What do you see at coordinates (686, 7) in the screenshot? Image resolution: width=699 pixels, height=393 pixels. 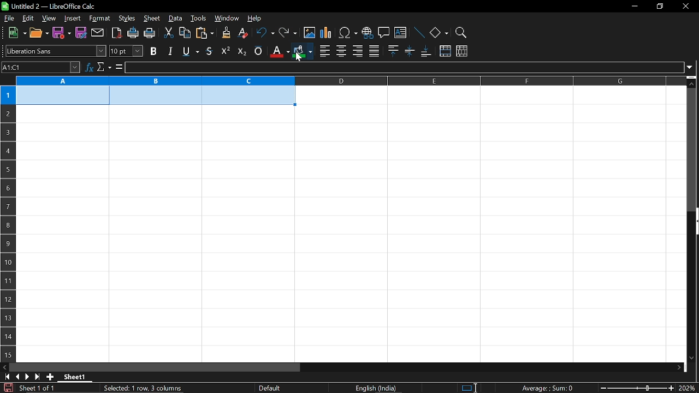 I see `close` at bounding box center [686, 7].